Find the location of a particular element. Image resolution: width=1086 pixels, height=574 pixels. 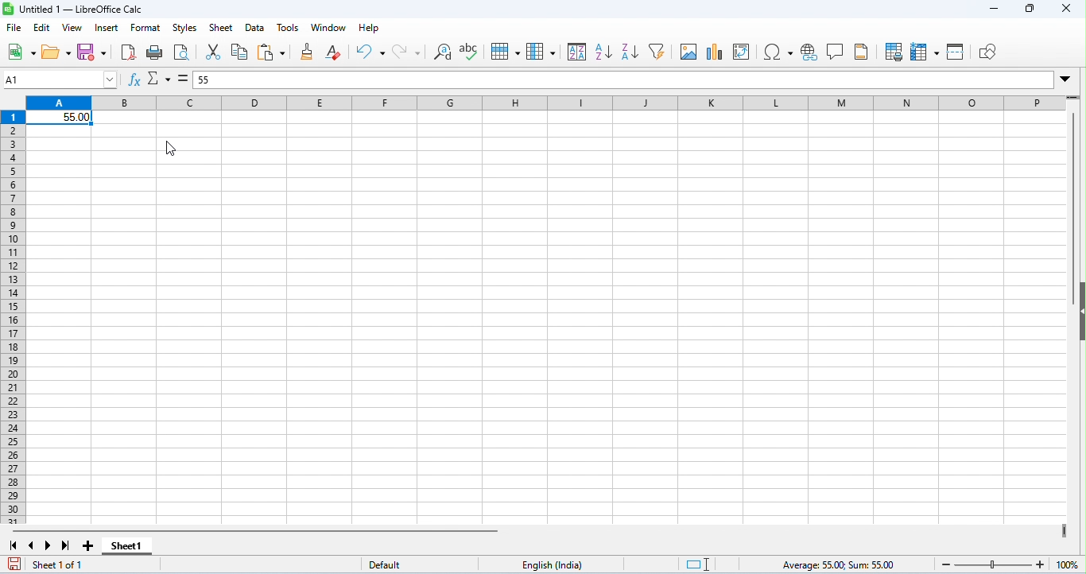

clear direct formatting is located at coordinates (335, 52).